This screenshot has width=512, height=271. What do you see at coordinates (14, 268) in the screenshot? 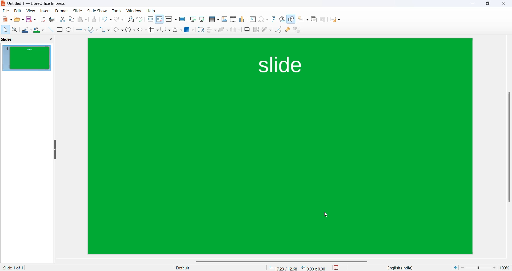
I see `current slide and slide number` at bounding box center [14, 268].